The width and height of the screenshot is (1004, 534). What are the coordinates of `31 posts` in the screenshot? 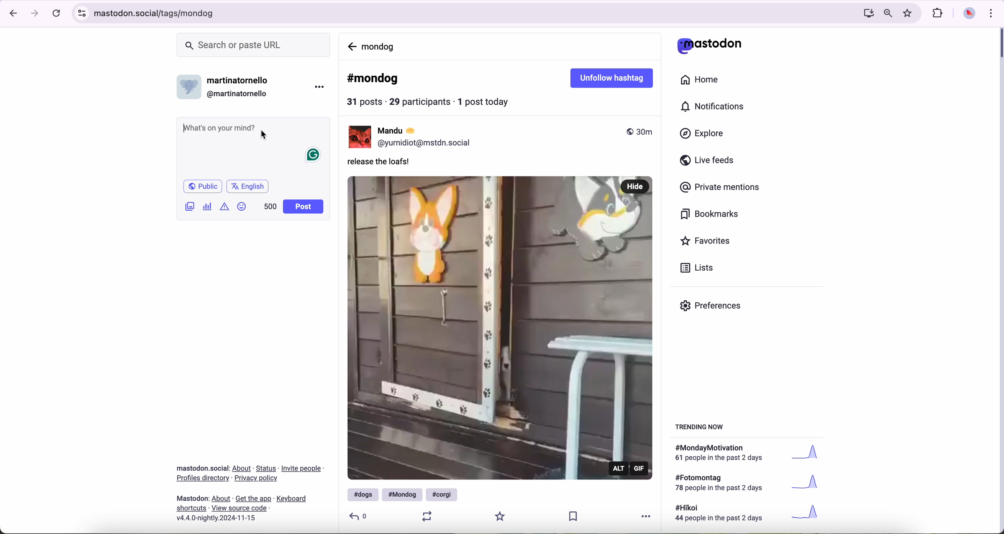 It's located at (366, 103).